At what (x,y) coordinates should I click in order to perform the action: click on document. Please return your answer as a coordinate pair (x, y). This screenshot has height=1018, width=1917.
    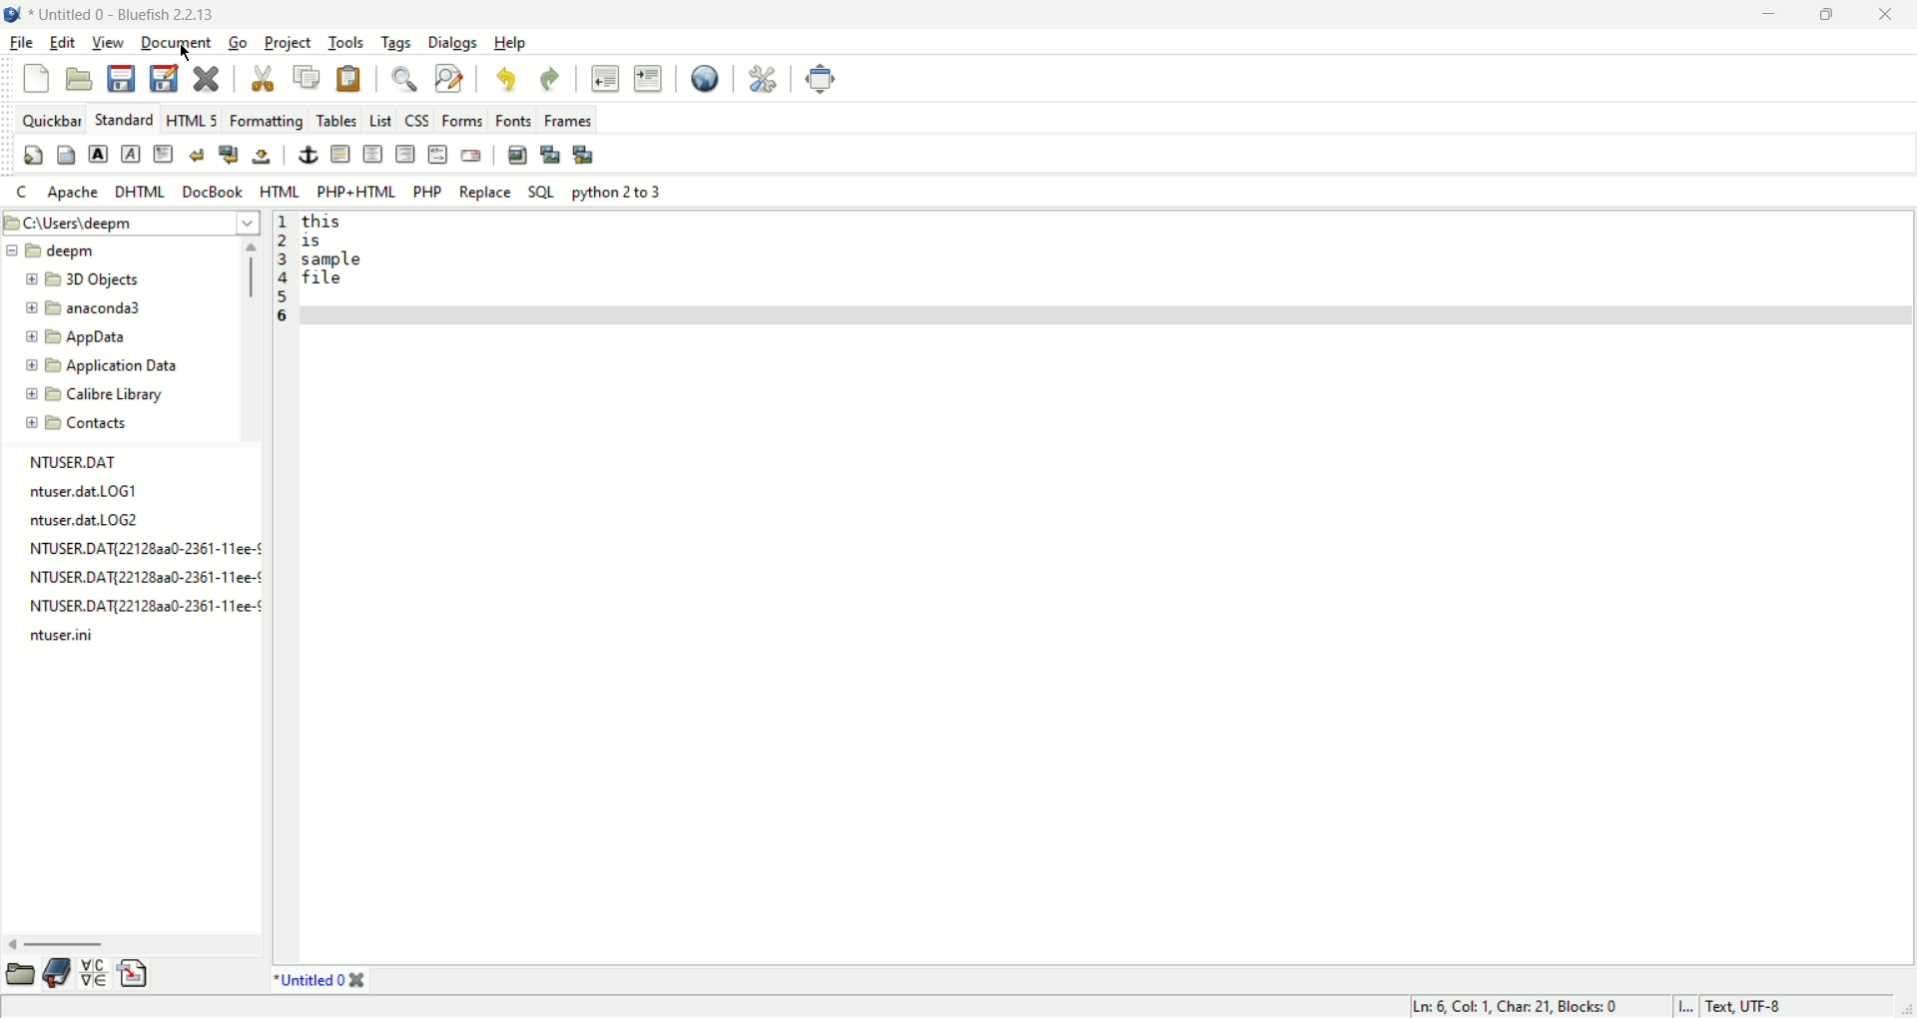
    Looking at the image, I should click on (180, 43).